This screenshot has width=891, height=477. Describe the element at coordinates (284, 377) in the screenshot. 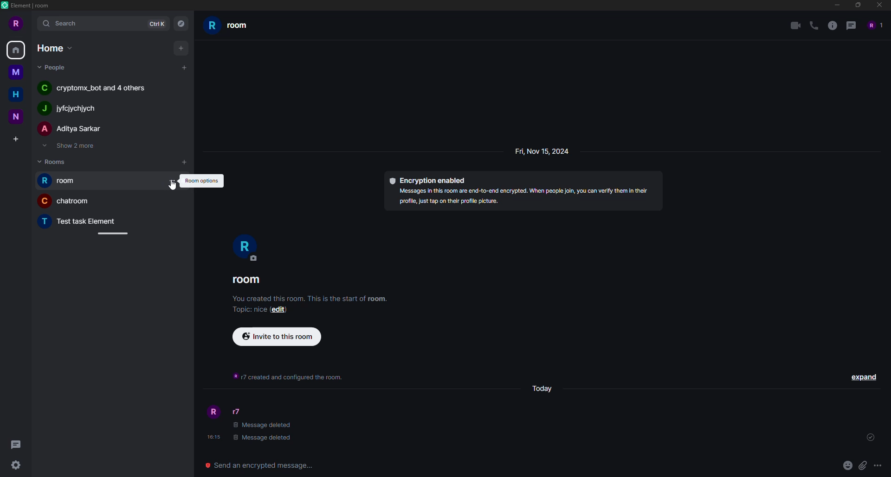

I see `info` at that location.